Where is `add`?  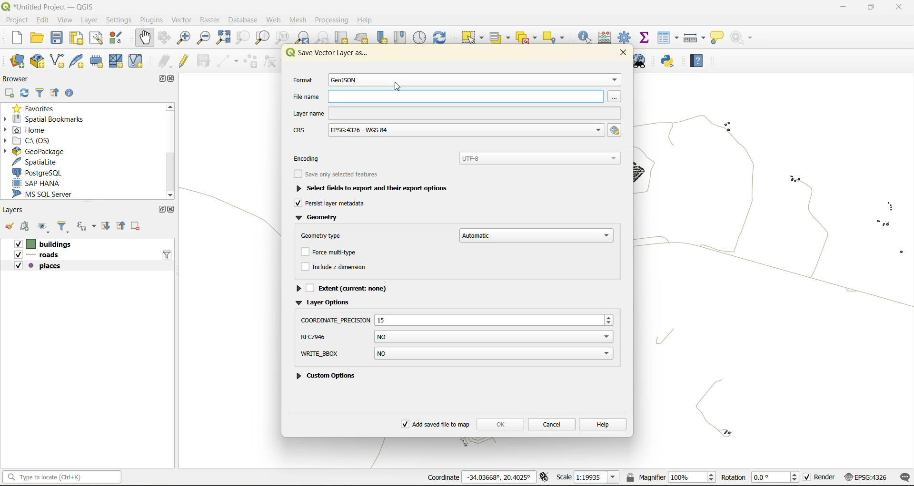
add is located at coordinates (28, 227).